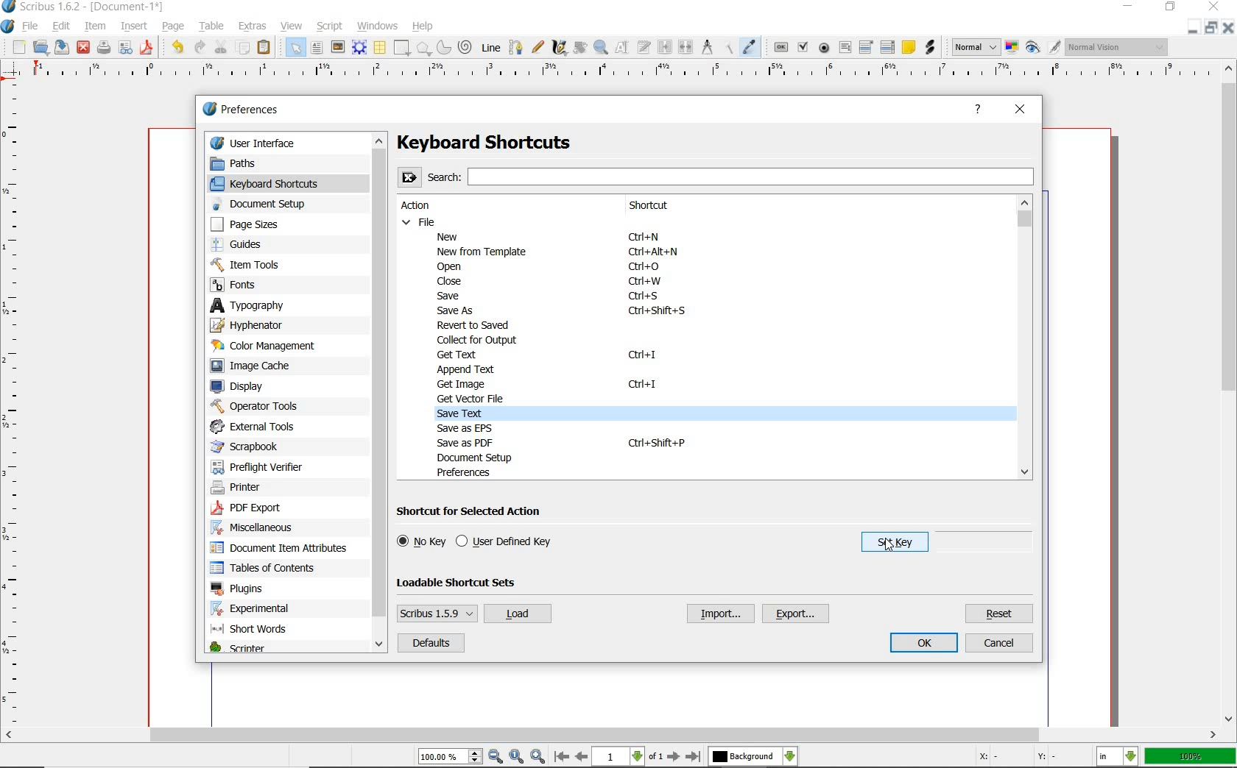 This screenshot has height=768, width=1237. I want to click on text annotation, so click(909, 47).